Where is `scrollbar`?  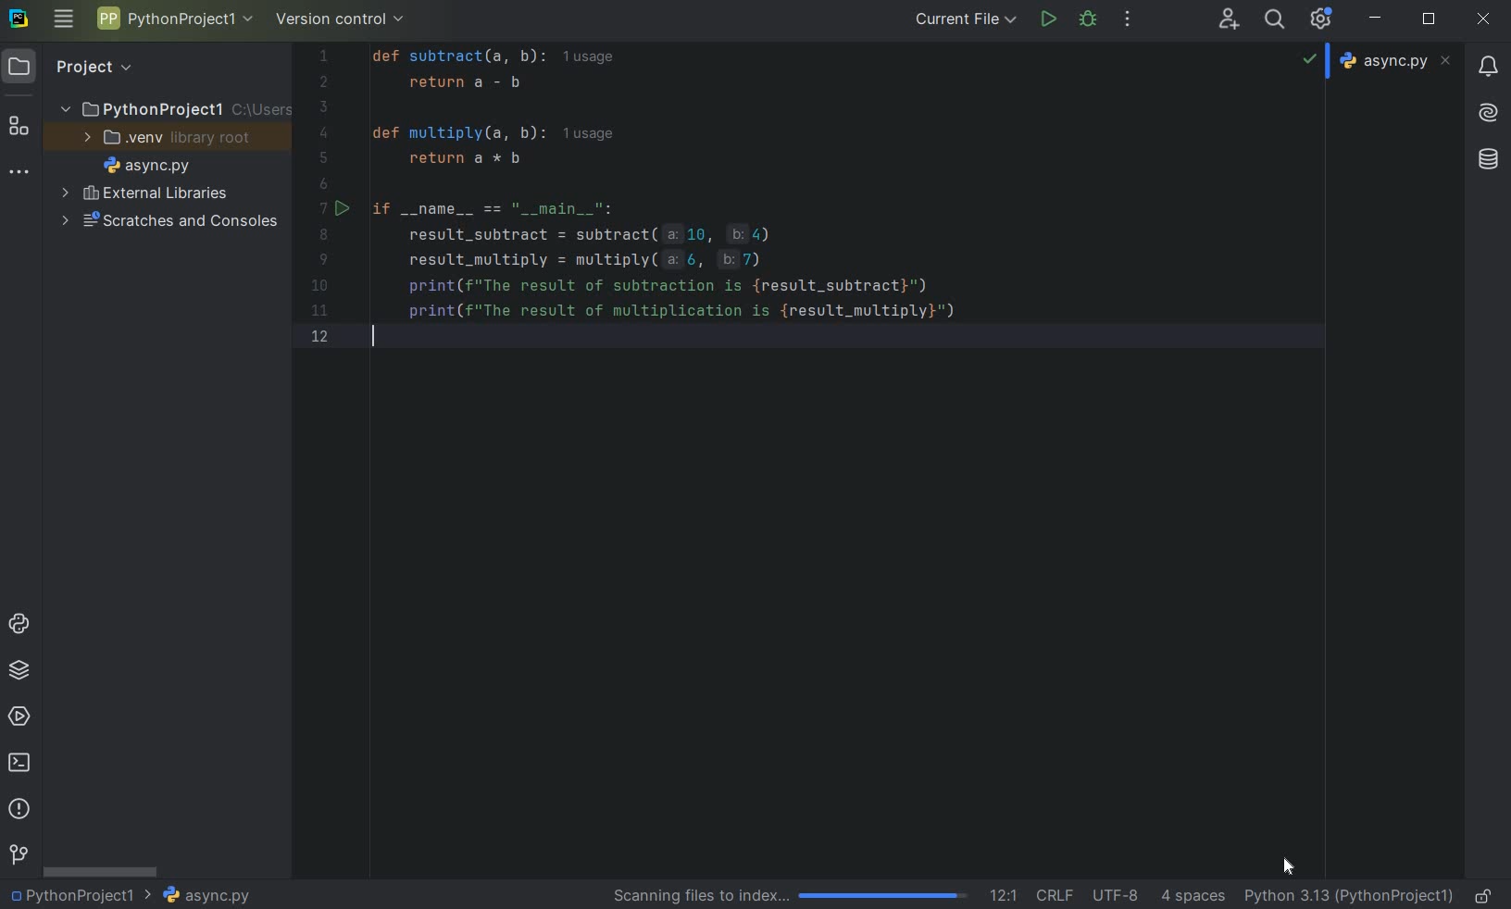 scrollbar is located at coordinates (102, 870).